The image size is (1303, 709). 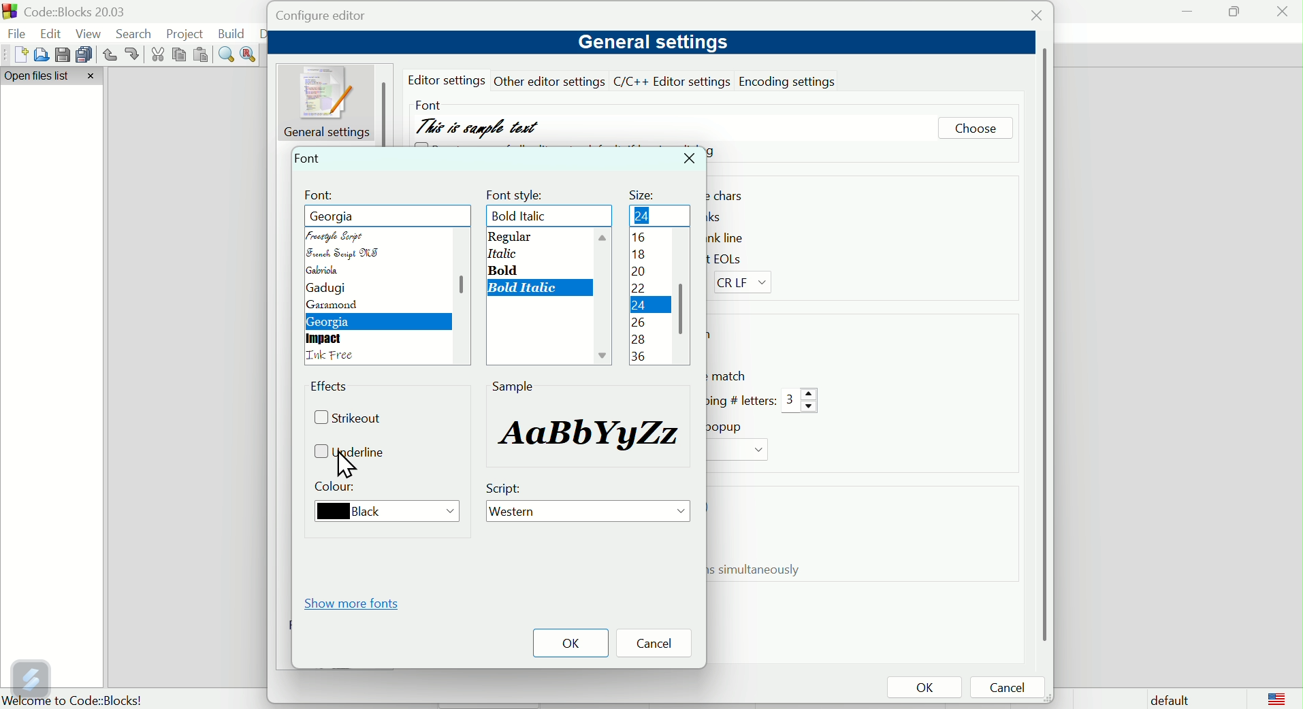 What do you see at coordinates (639, 273) in the screenshot?
I see `20` at bounding box center [639, 273].